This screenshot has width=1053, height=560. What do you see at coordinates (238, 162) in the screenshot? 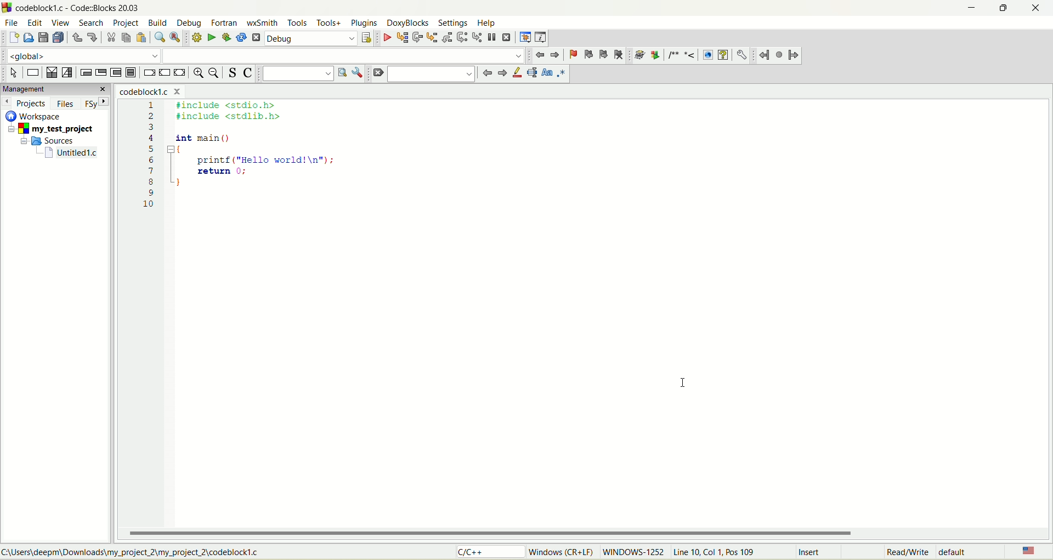
I see `code` at bounding box center [238, 162].